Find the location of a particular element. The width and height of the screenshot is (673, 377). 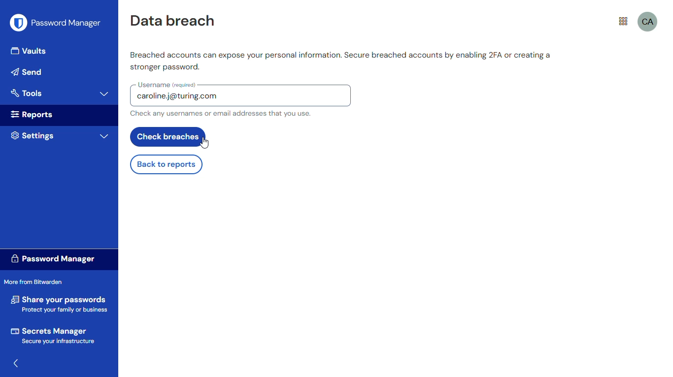

check breaches is located at coordinates (168, 137).